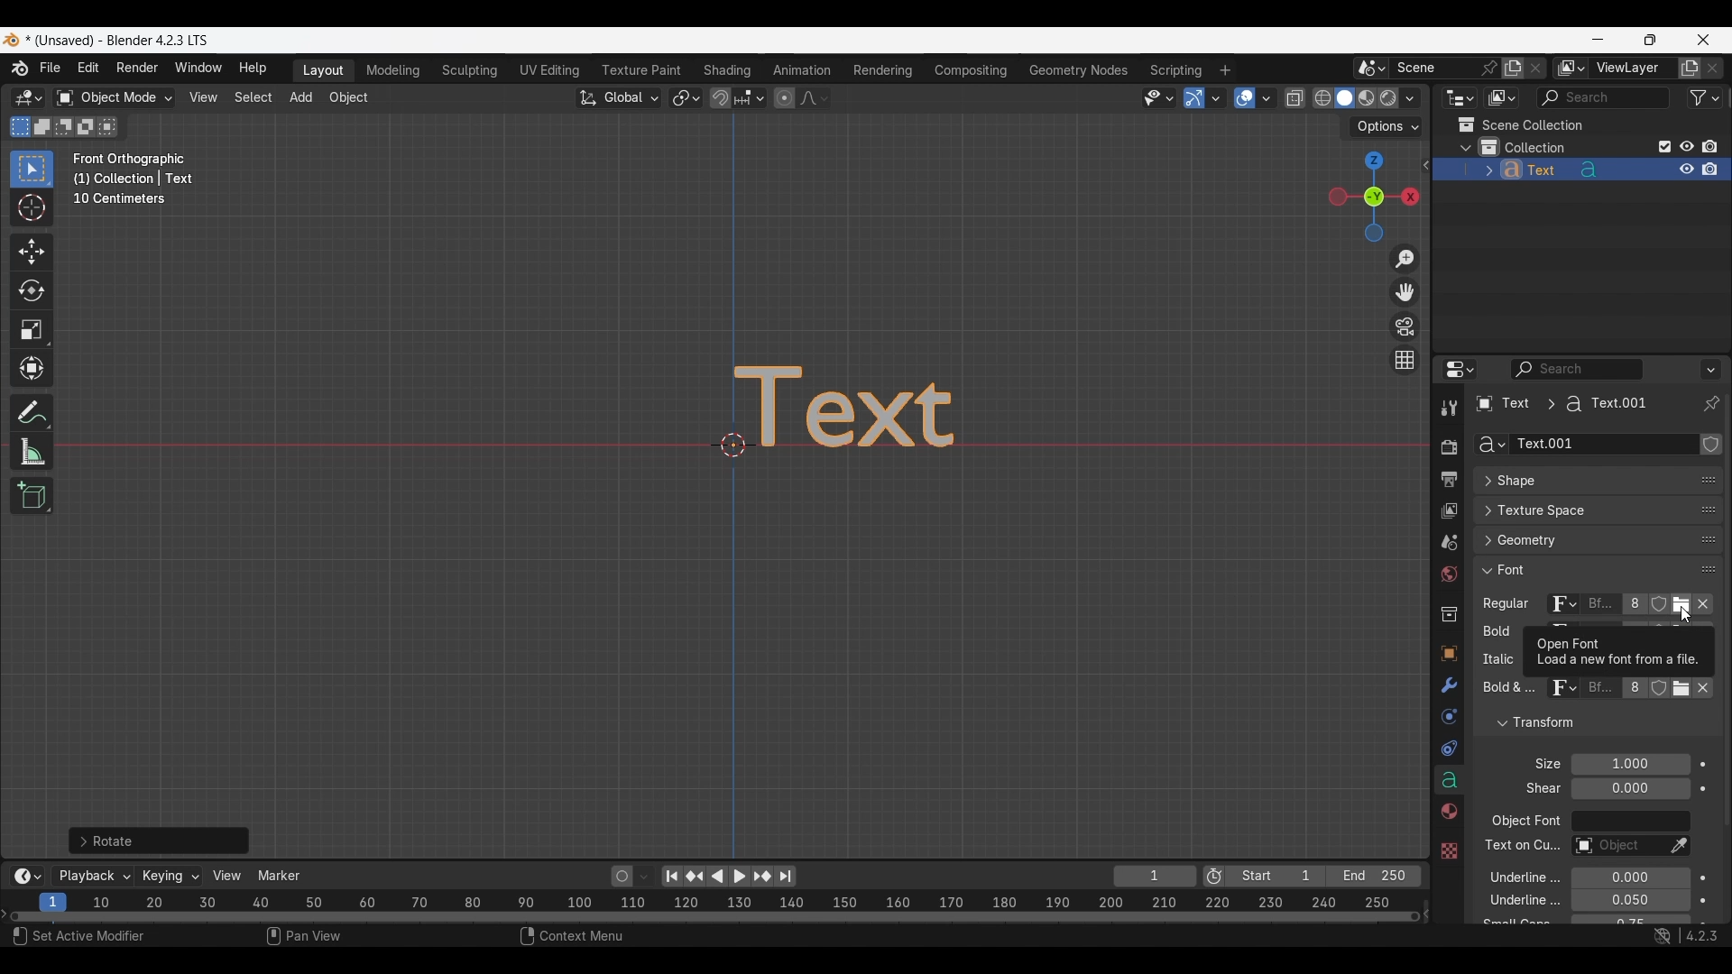 Image resolution: width=1732 pixels, height=974 pixels. I want to click on Disable in renders, so click(1709, 146).